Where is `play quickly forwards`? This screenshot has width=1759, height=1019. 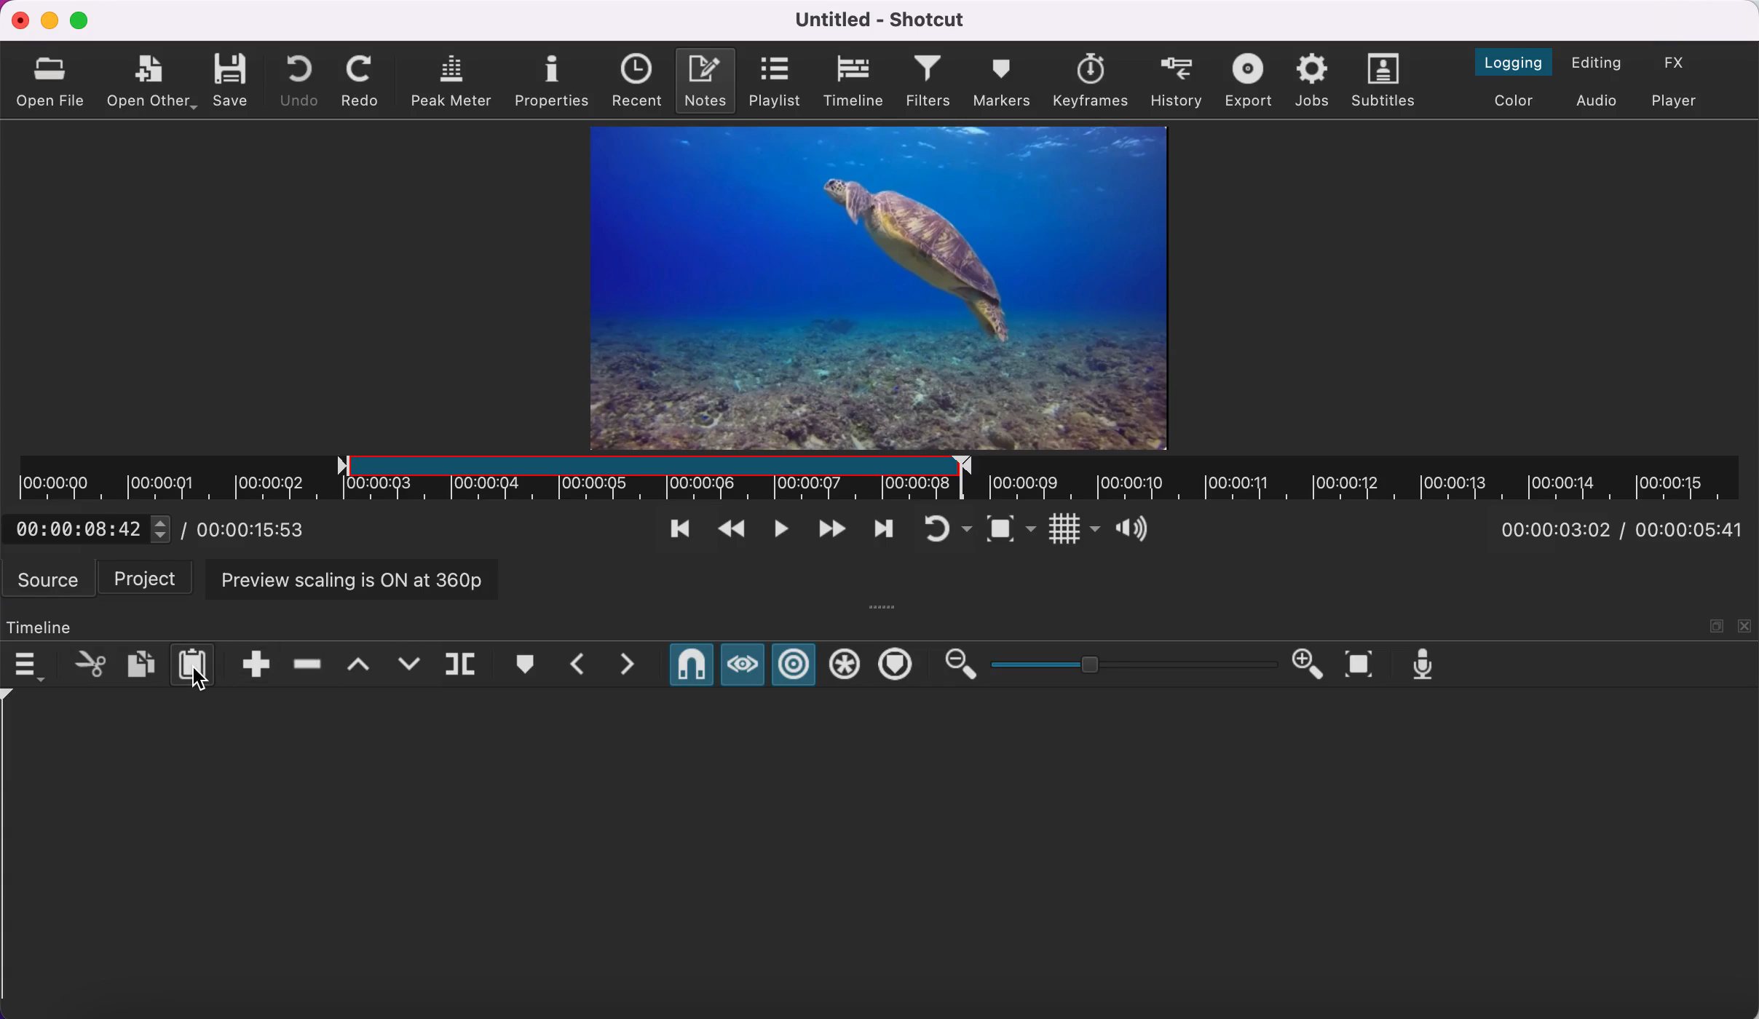
play quickly forwards is located at coordinates (828, 531).